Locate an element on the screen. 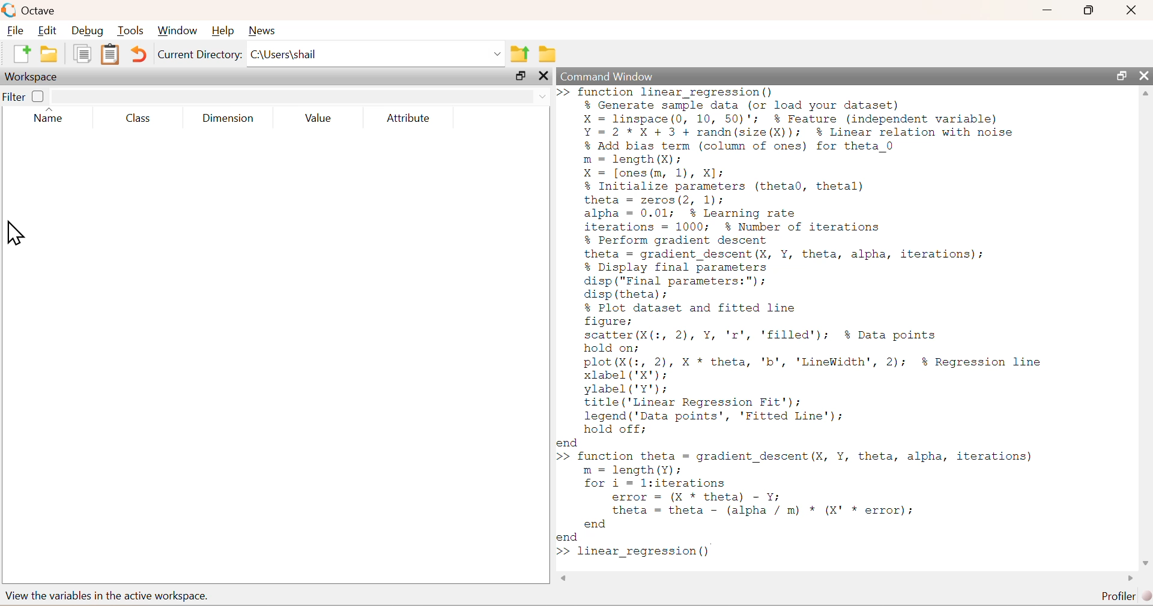 The width and height of the screenshot is (1153, 606). % Plot dataset and fitted linefigure;scatter (X(:, 2), Y, 'r', 'filled'); % Data pointshold on;plot(X(:, 2), X * theta, 'b', 'LineWidth', 2); $% Regression linexlabel ('X');ylabel('Y');title ('Linear Regression Fit');legend ('Data points’, 'Fitted Line');hold off;end is located at coordinates (808, 376).